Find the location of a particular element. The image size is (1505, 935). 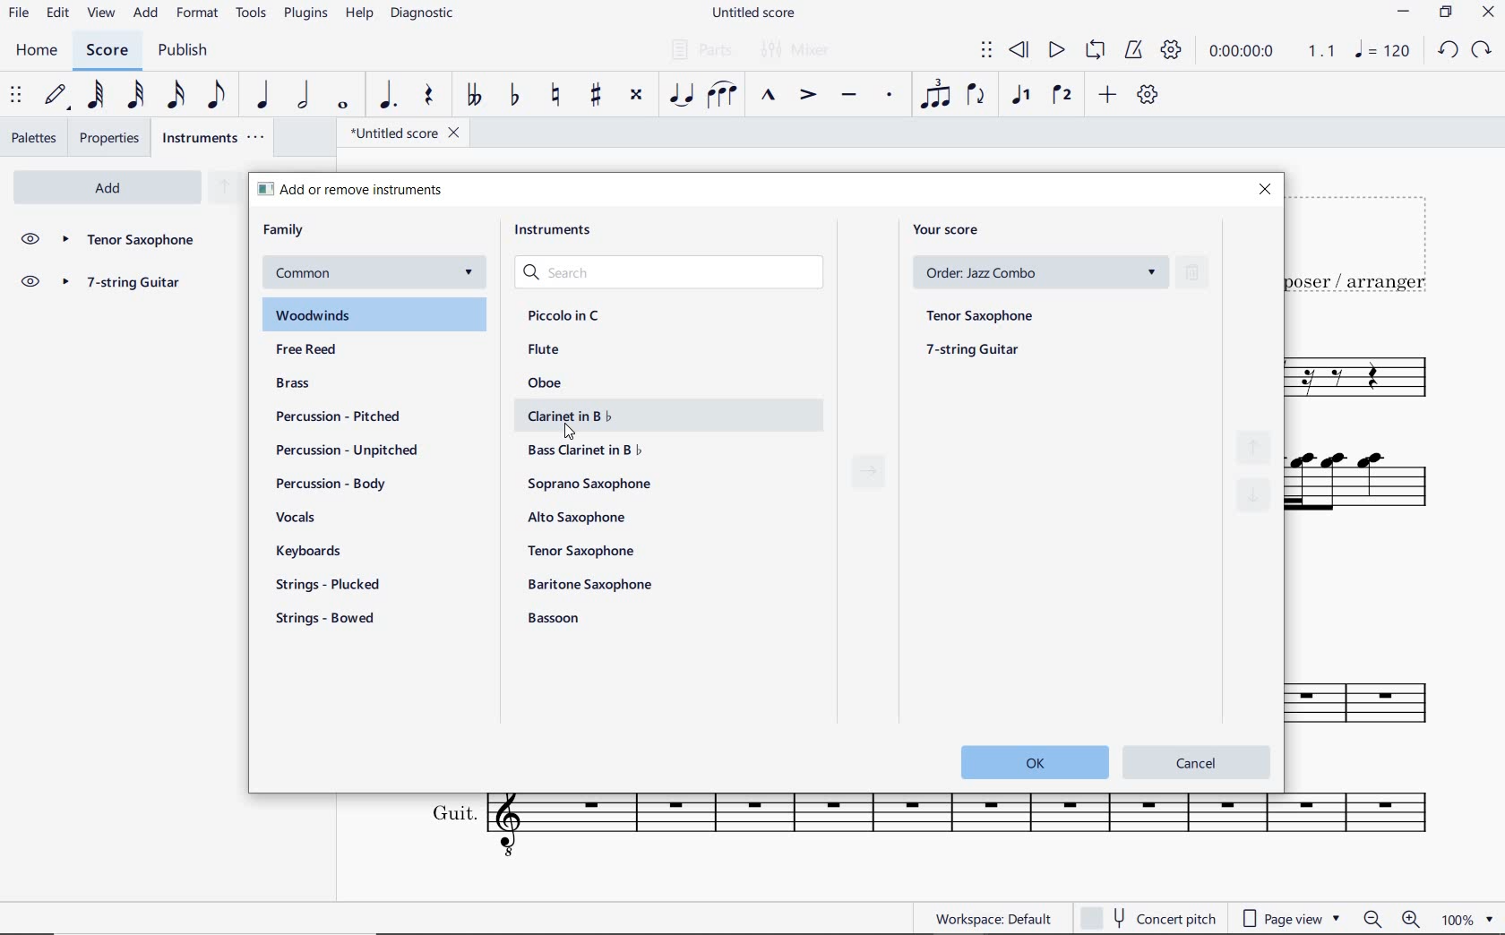

QUARTER NOTE is located at coordinates (264, 95).